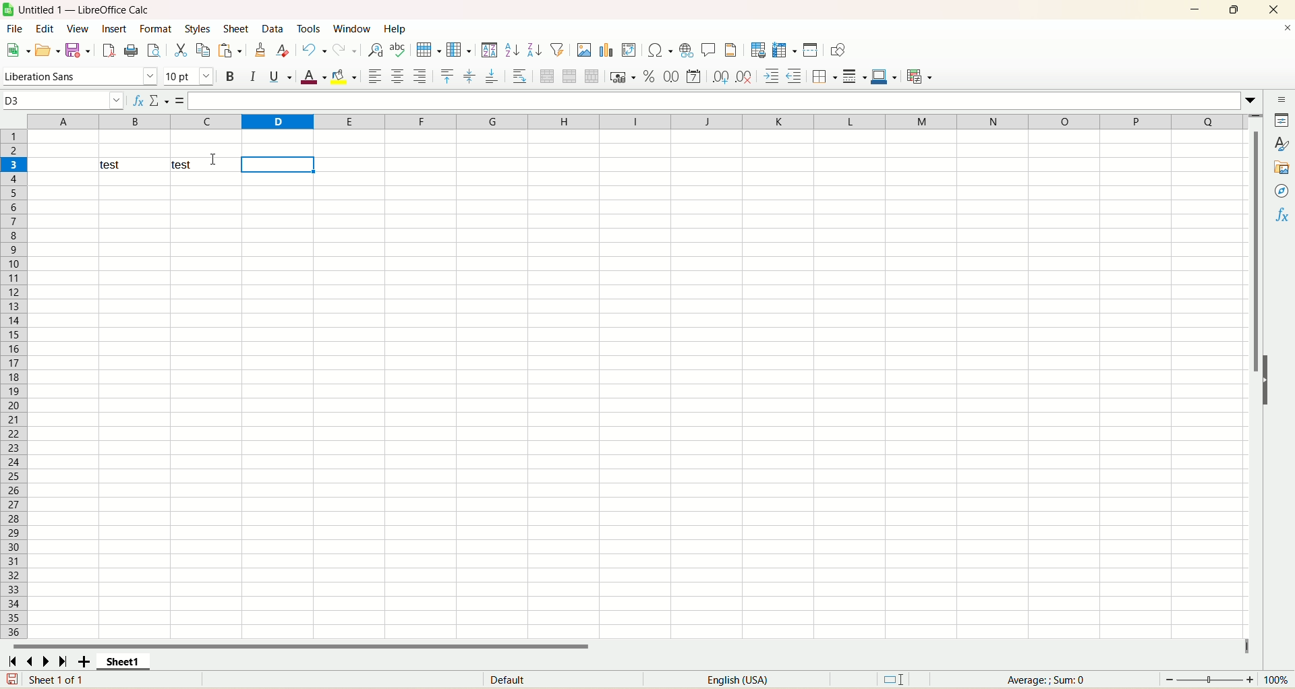 Image resolution: width=1295 pixels, height=689 pixels. What do you see at coordinates (131, 50) in the screenshot?
I see `print` at bounding box center [131, 50].